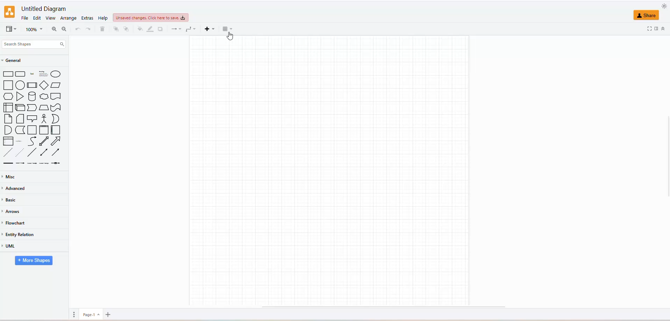 The height and width of the screenshot is (321, 670). What do you see at coordinates (31, 263) in the screenshot?
I see `more shapes` at bounding box center [31, 263].